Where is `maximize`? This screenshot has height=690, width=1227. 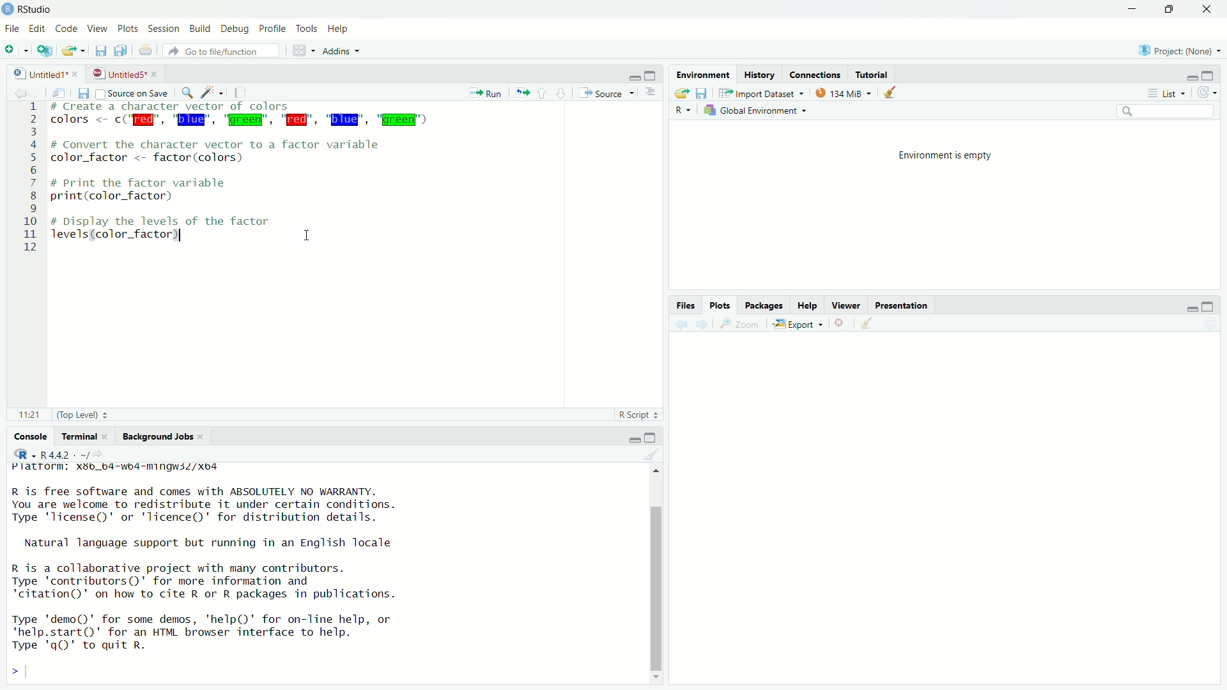 maximize is located at coordinates (1172, 8).